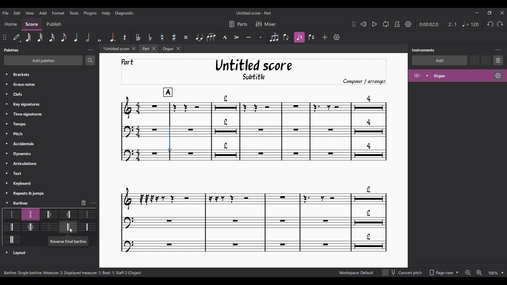 Image resolution: width=507 pixels, height=285 pixels. What do you see at coordinates (125, 37) in the screenshot?
I see `Rest` at bounding box center [125, 37].